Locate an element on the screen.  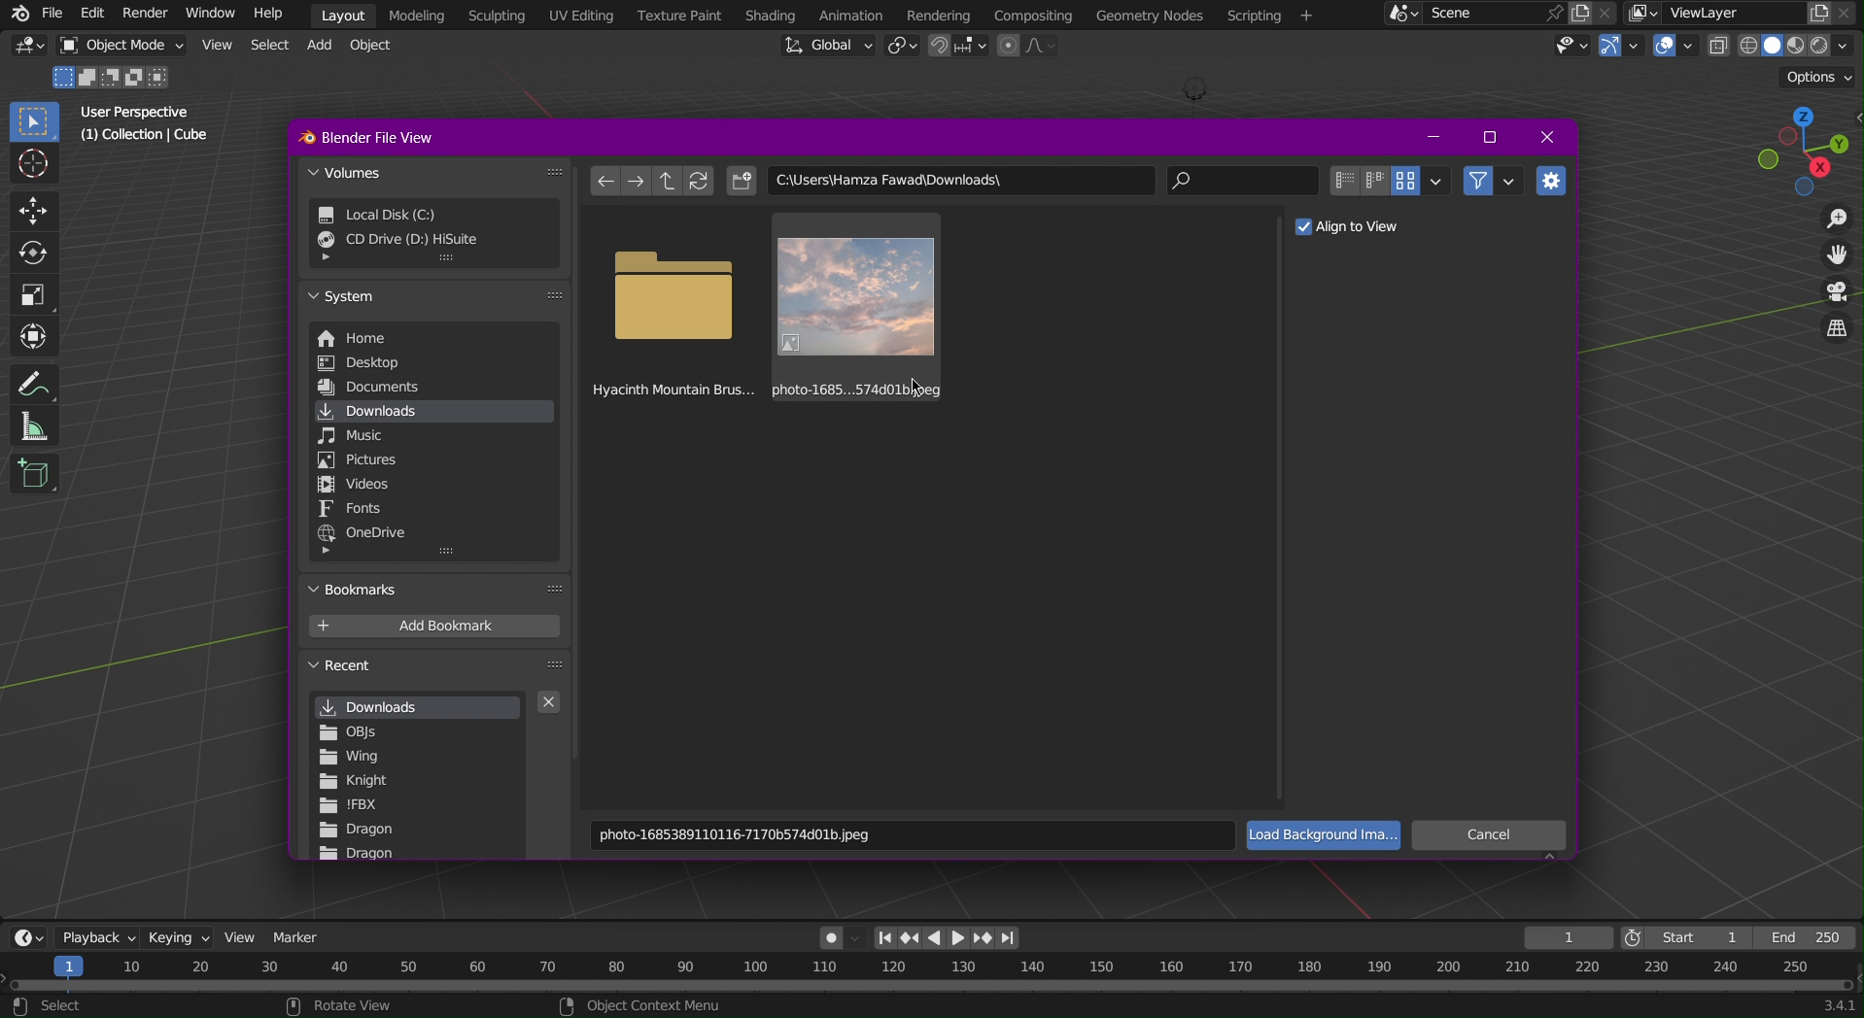
Scene is located at coordinates (1494, 14).